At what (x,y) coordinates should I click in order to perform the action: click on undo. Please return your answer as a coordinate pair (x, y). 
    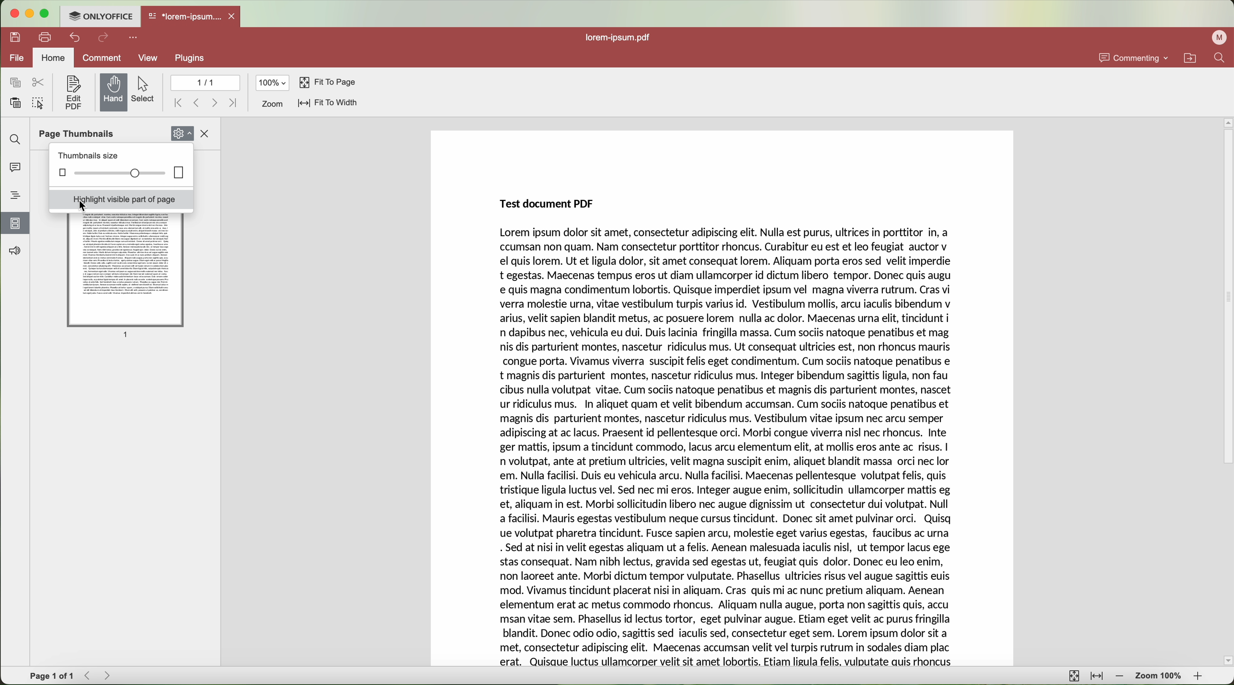
    Looking at the image, I should click on (73, 37).